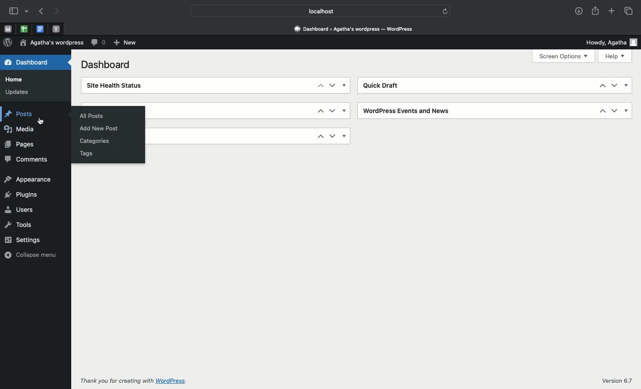 The image size is (641, 389). Describe the element at coordinates (24, 195) in the screenshot. I see `Plugins` at that location.